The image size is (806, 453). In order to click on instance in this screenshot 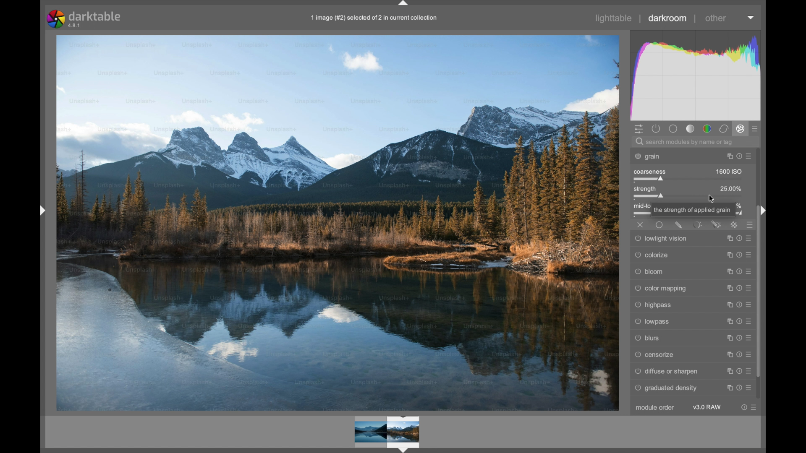, I will do `click(727, 338)`.